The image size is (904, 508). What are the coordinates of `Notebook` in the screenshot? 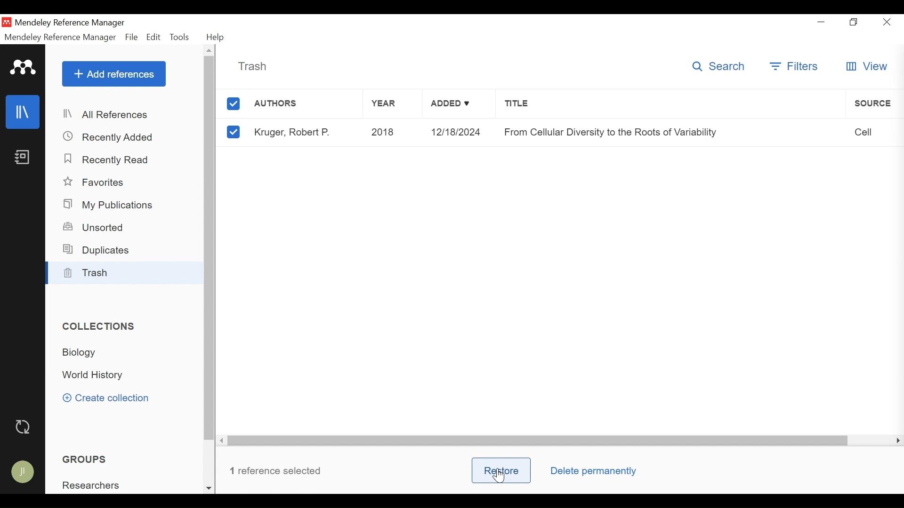 It's located at (22, 158).